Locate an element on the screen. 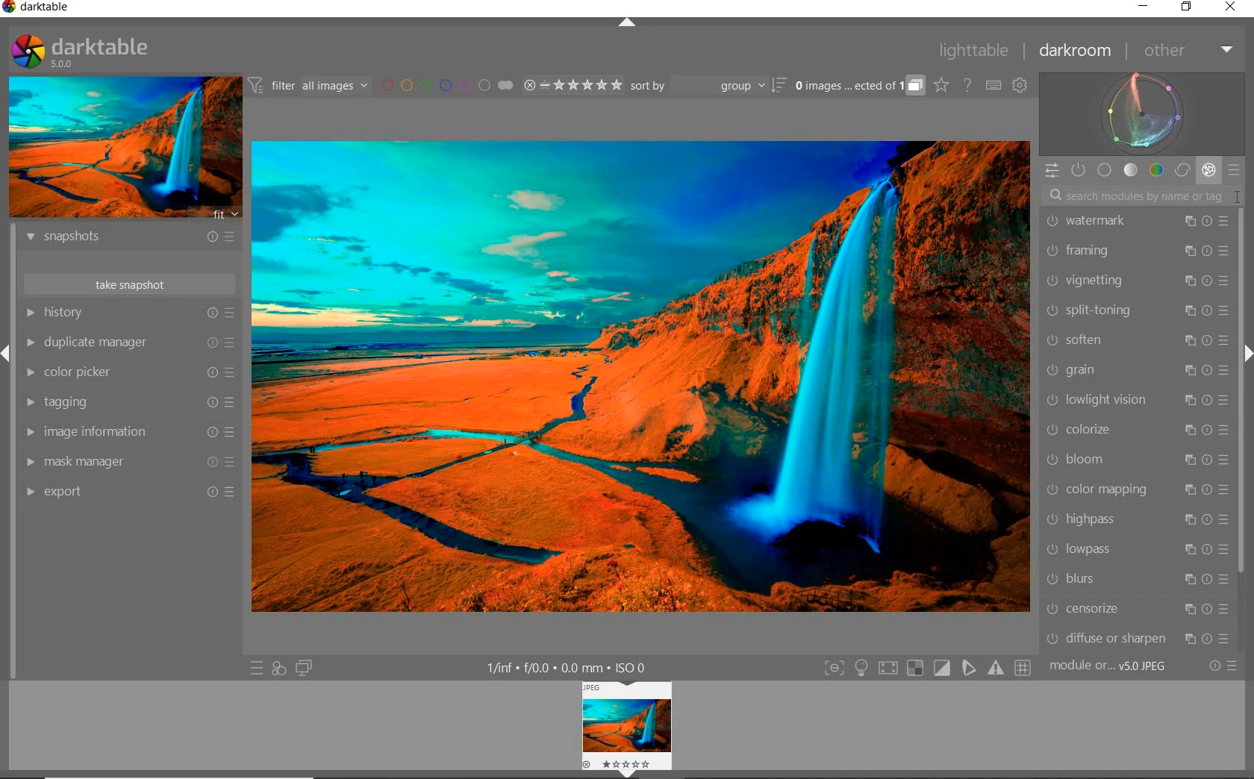  mask manager is located at coordinates (131, 463).